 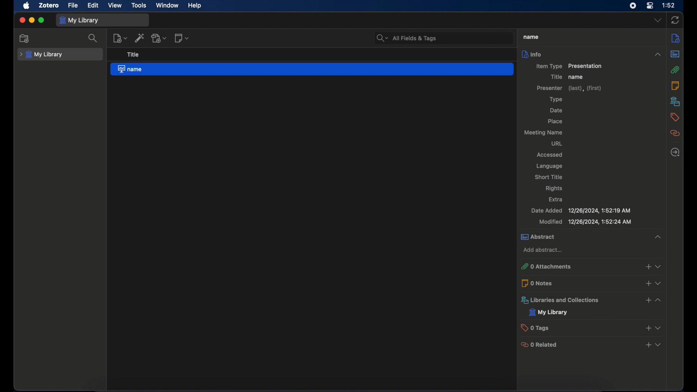 What do you see at coordinates (632, 6) in the screenshot?
I see `screen recorder` at bounding box center [632, 6].